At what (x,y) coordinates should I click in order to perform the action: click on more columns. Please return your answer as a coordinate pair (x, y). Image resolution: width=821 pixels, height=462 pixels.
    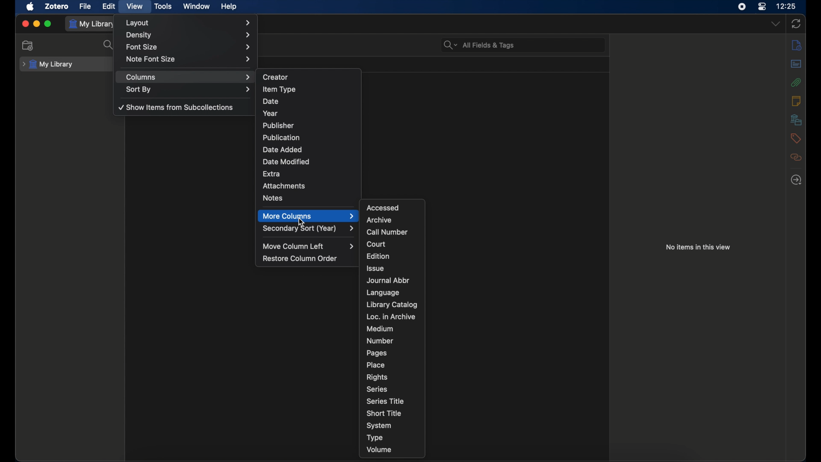
    Looking at the image, I should click on (308, 216).